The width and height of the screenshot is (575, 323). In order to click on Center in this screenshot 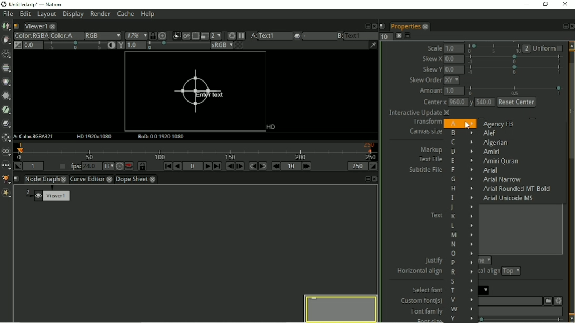, I will do `click(433, 103)`.